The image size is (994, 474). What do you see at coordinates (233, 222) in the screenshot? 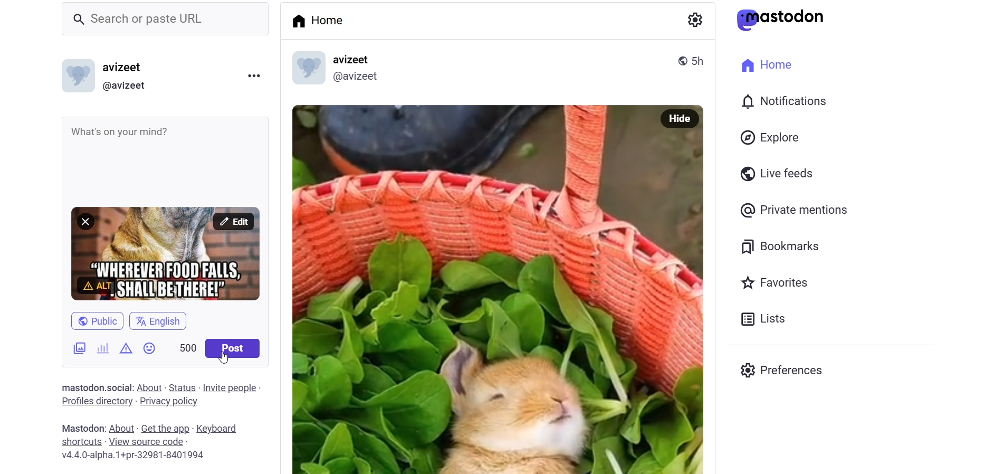
I see `edit` at bounding box center [233, 222].